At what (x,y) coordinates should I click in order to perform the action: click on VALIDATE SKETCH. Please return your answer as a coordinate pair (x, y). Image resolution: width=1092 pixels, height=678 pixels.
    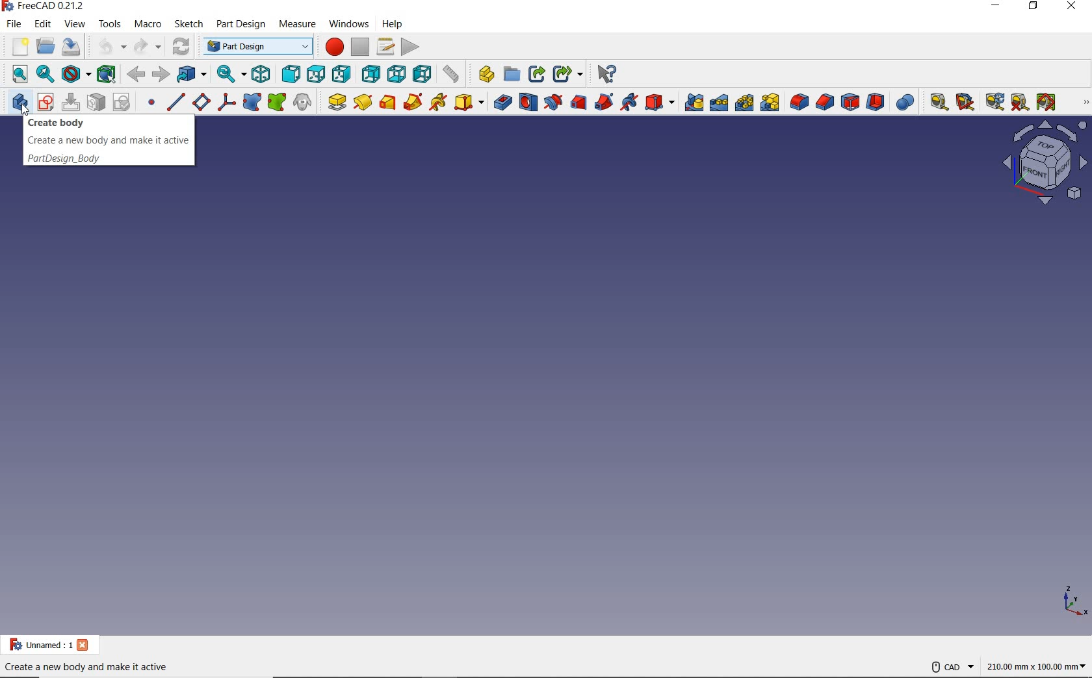
    Looking at the image, I should click on (122, 102).